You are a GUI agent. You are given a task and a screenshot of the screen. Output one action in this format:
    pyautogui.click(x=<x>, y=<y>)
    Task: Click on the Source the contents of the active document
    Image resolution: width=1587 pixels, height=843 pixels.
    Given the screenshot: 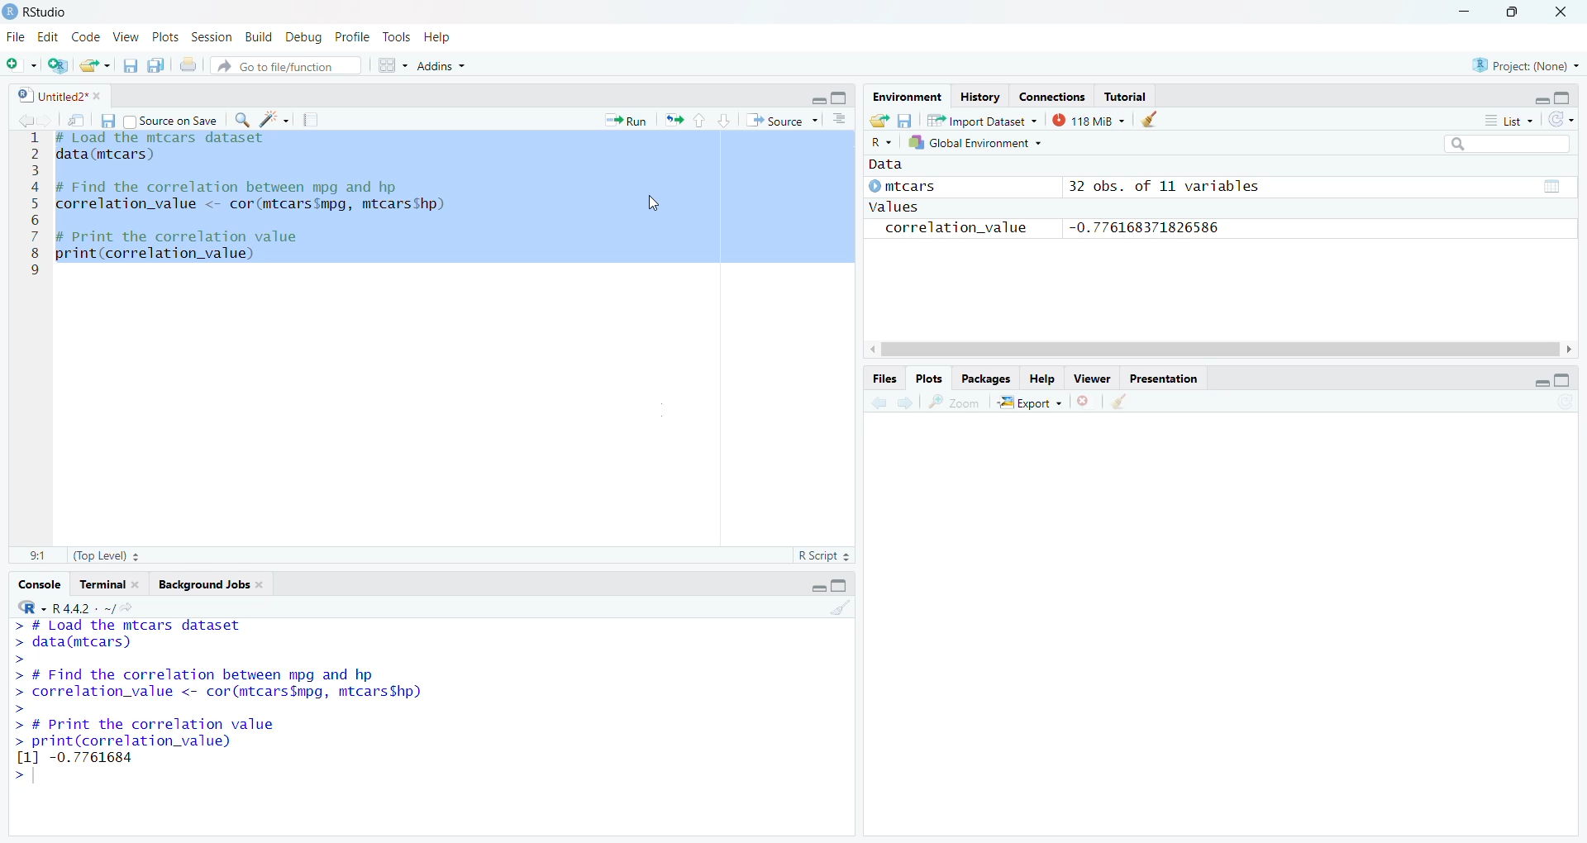 What is the action you would take?
    pyautogui.click(x=782, y=120)
    